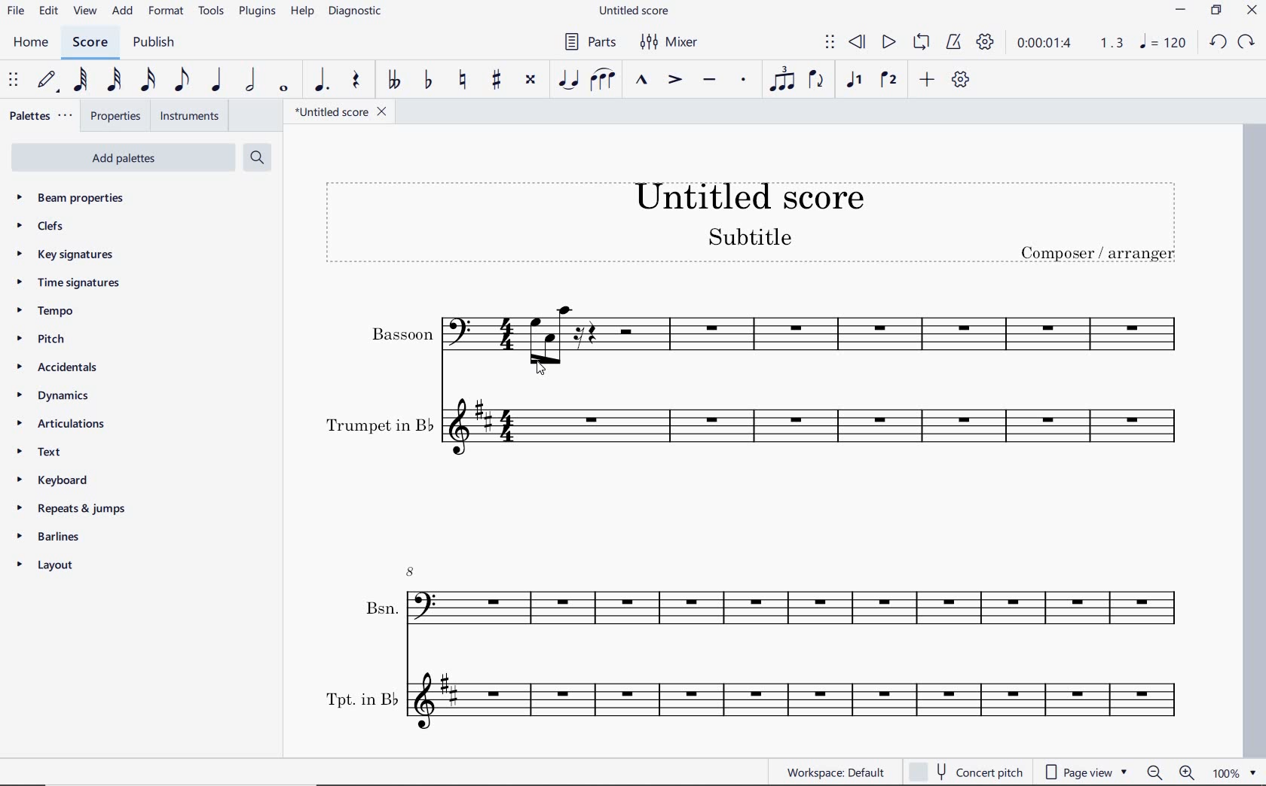 The height and width of the screenshot is (786, 1266). Describe the element at coordinates (1084, 771) in the screenshot. I see `page view` at that location.